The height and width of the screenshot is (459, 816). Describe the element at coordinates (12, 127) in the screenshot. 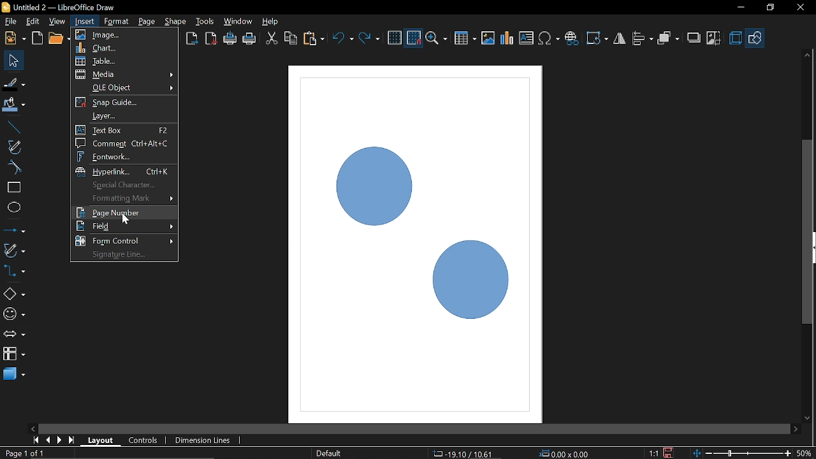

I see `Line` at that location.